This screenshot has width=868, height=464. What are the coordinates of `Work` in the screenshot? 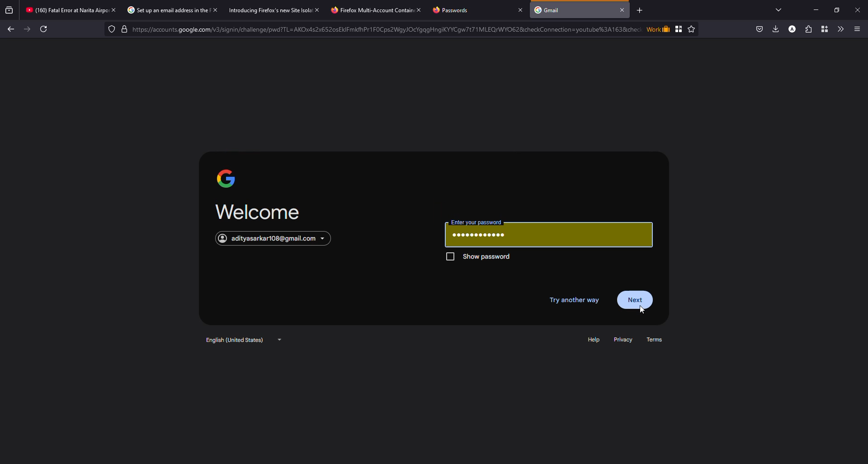 It's located at (658, 28).